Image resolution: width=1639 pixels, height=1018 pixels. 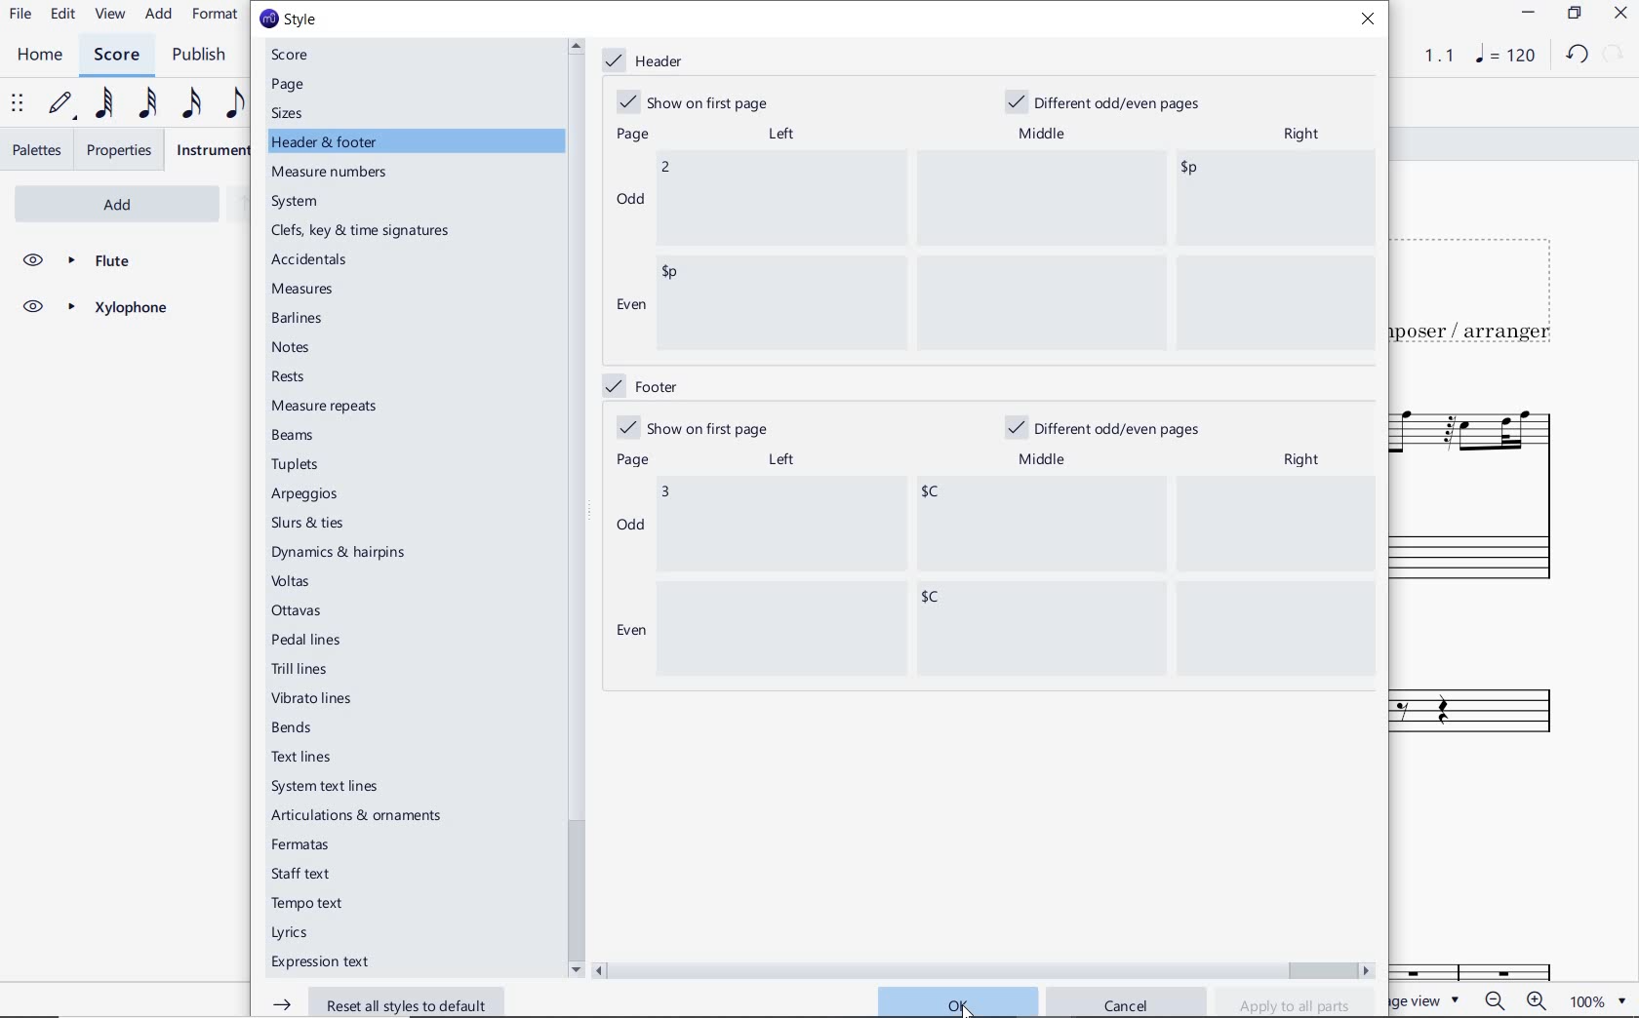 I want to click on 32ND NOTE, so click(x=145, y=101).